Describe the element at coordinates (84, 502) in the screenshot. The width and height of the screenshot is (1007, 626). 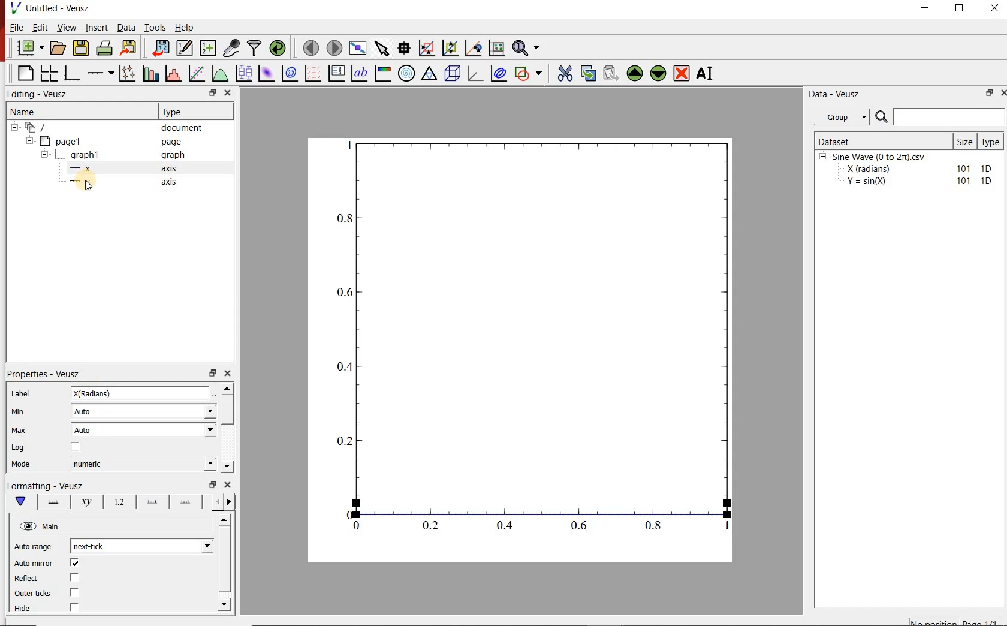
I see `xy` at that location.